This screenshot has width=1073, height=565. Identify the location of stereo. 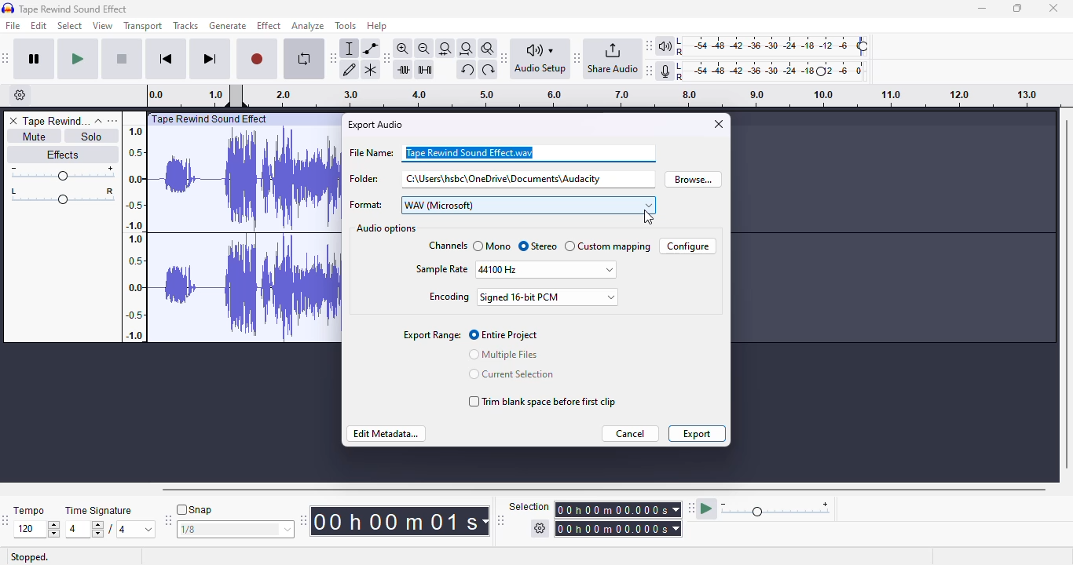
(555, 246).